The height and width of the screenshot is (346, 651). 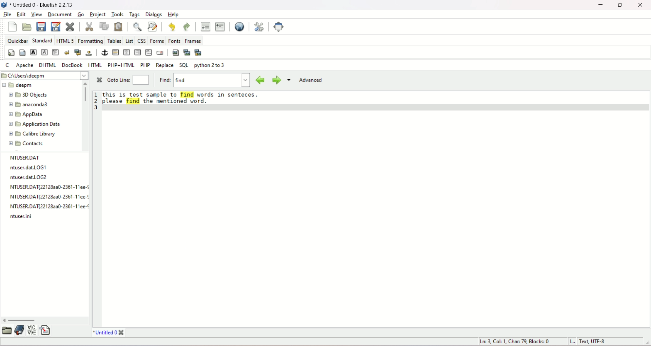 I want to click on advanced find and replace, so click(x=152, y=26).